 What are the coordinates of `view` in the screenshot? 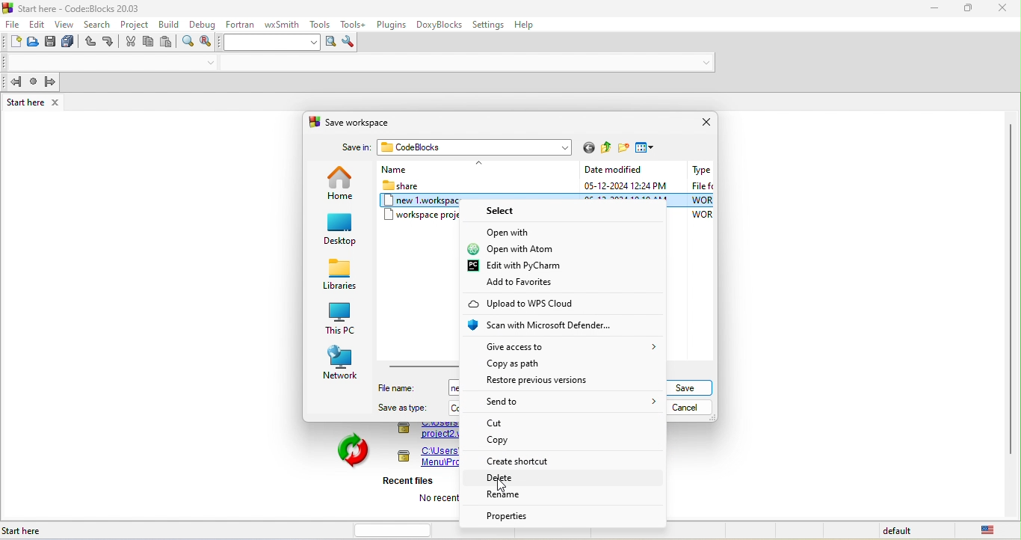 It's located at (64, 24).